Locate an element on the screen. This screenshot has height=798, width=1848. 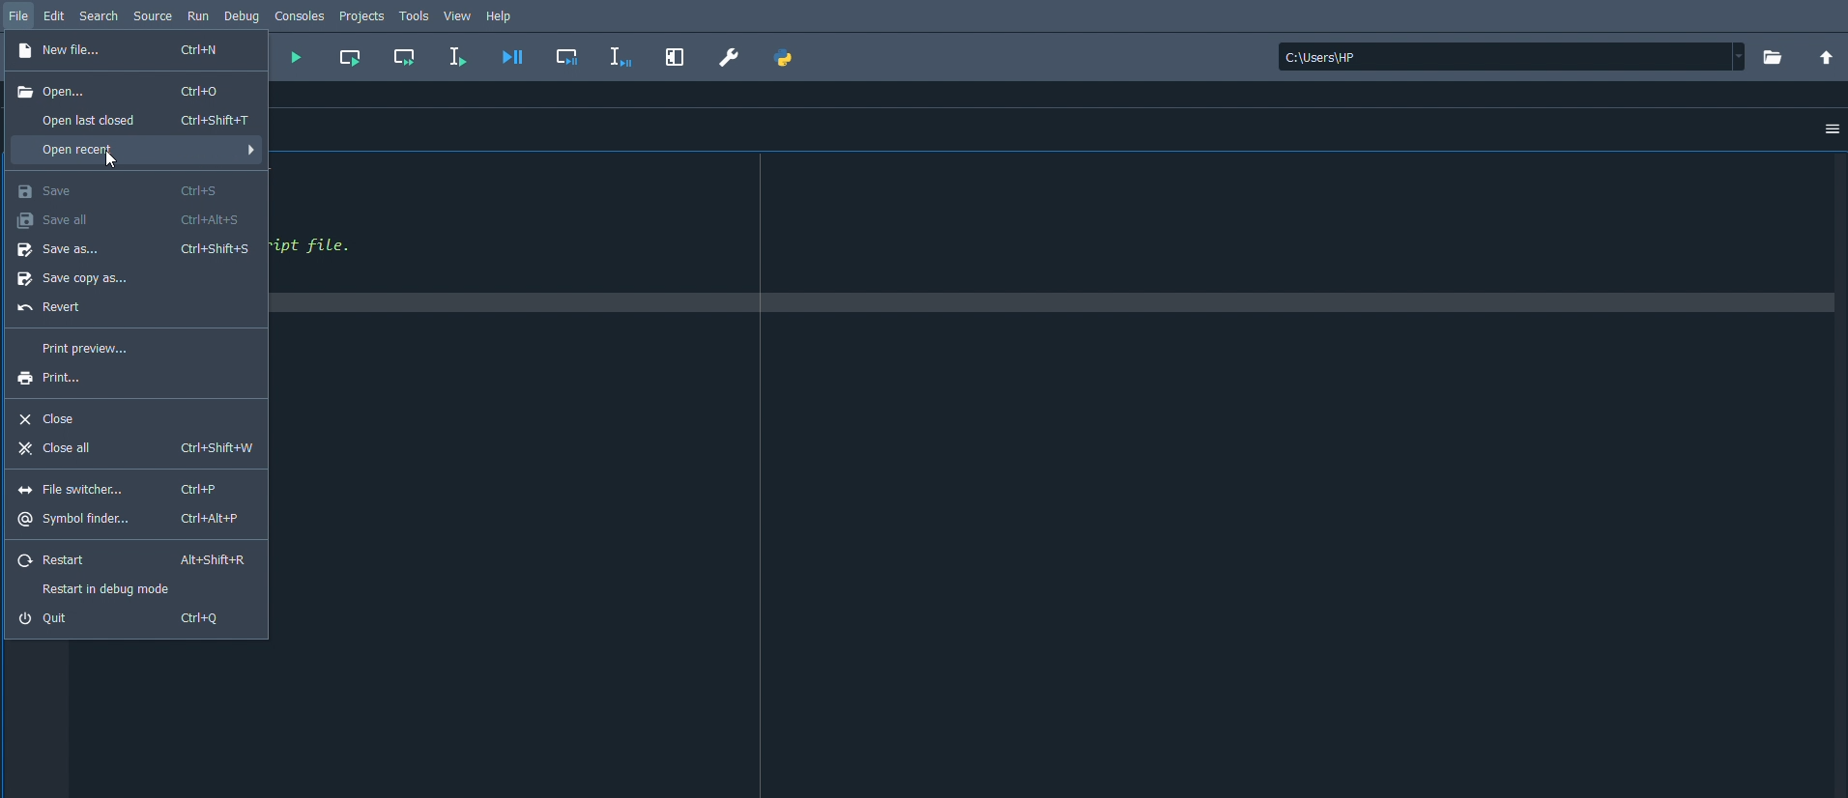
Maximize current pane is located at coordinates (676, 55).